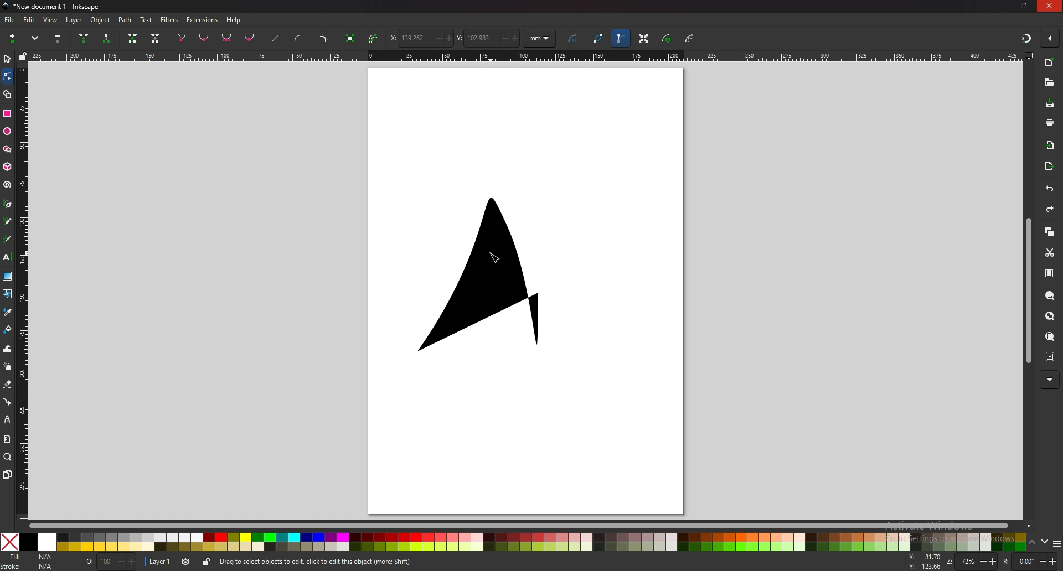 The image size is (1063, 571). I want to click on page, so click(527, 288).